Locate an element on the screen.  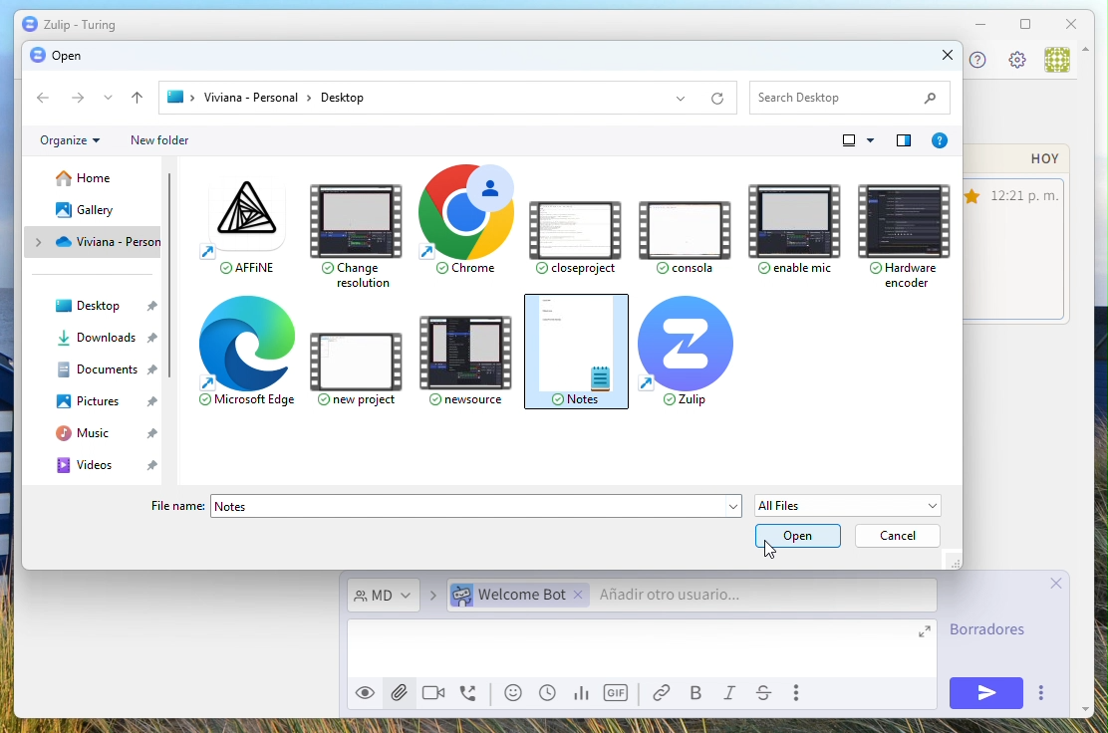
organize is located at coordinates (70, 140).